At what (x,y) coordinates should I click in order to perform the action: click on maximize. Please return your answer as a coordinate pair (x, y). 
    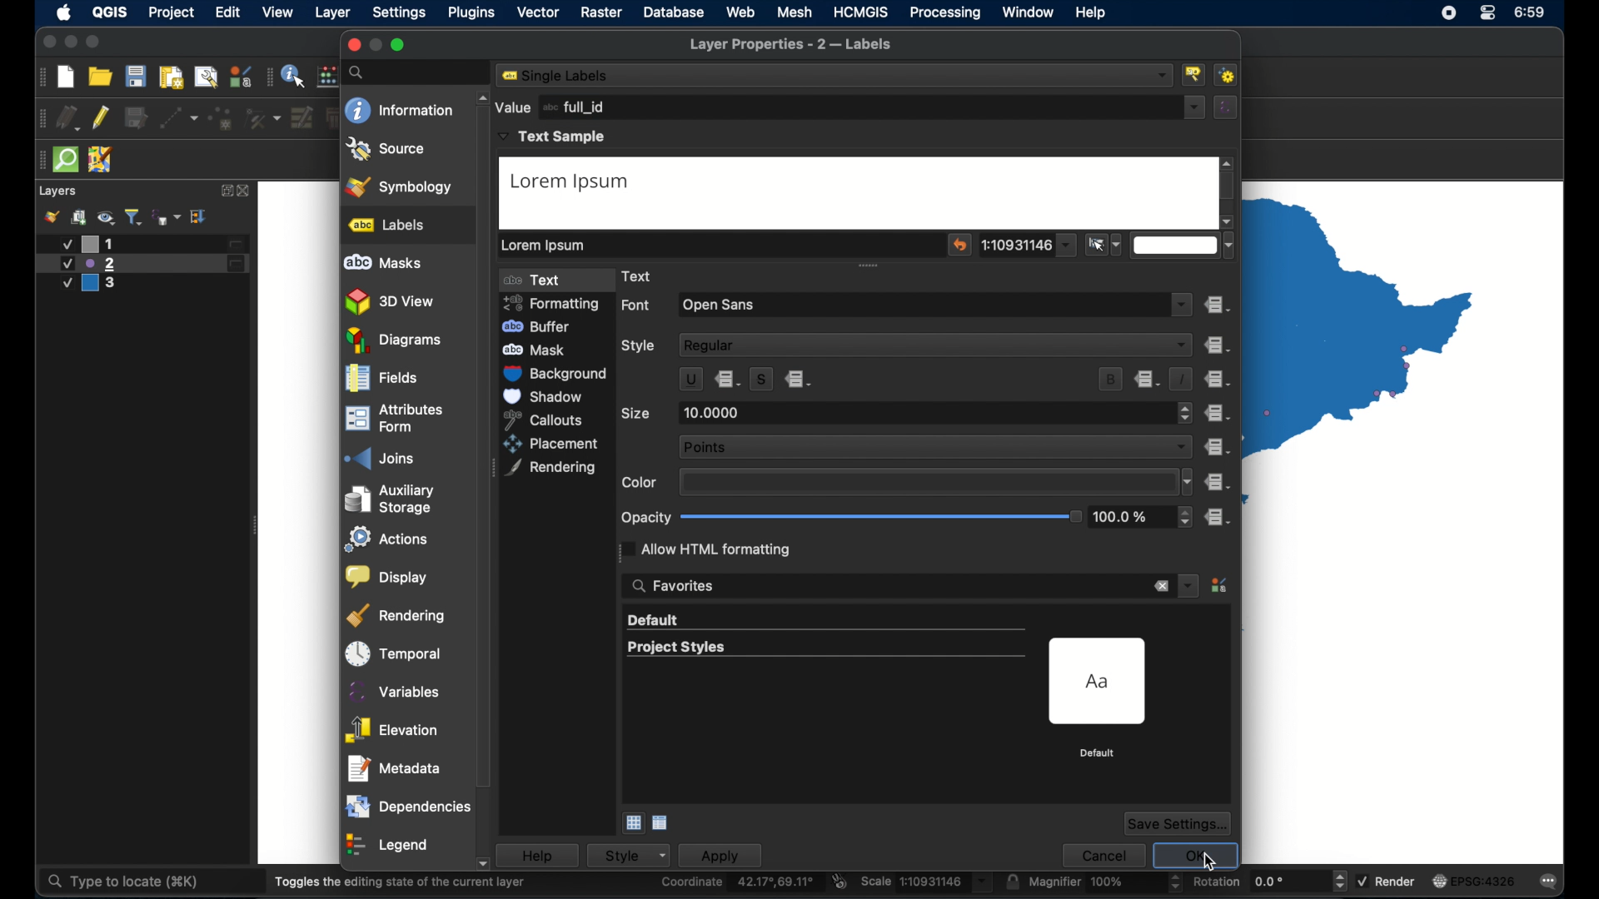
    Looking at the image, I should click on (399, 45).